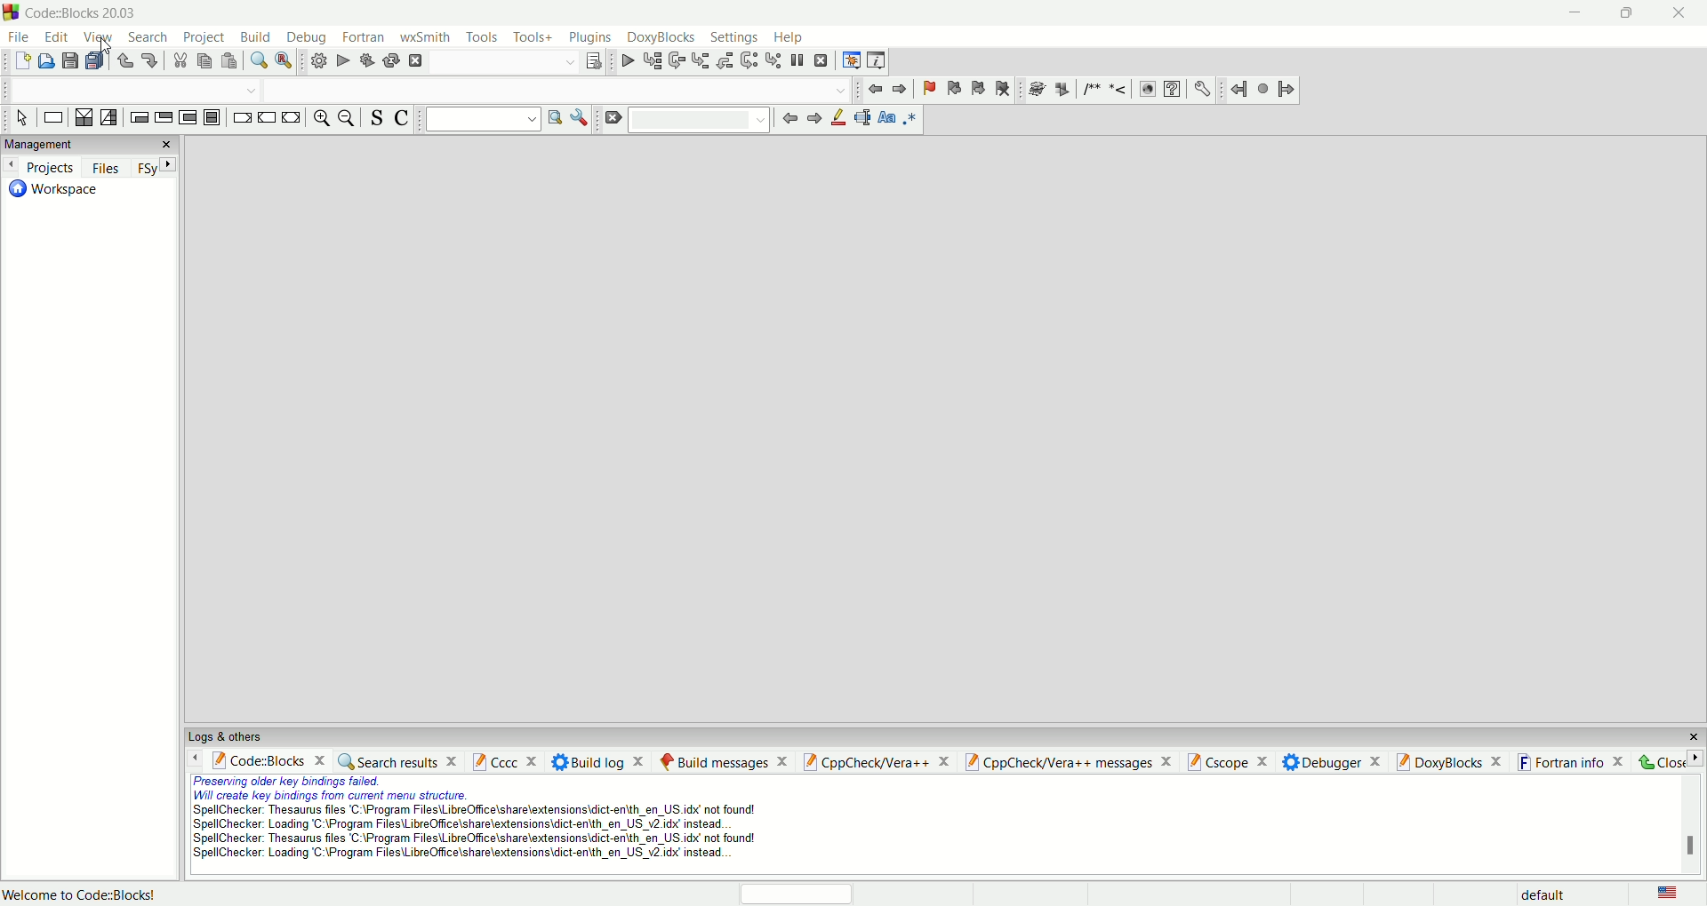 Image resolution: width=1707 pixels, height=906 pixels. Describe the element at coordinates (320, 120) in the screenshot. I see `zoom in` at that location.